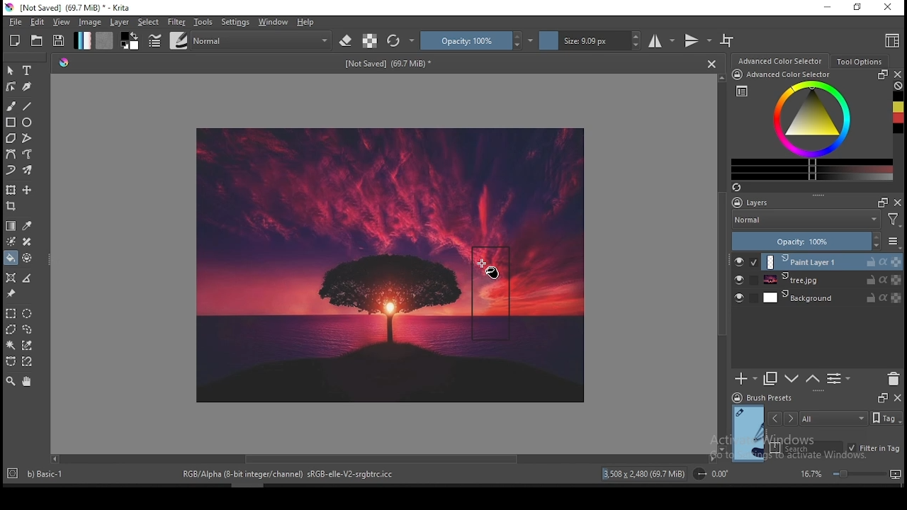 The image size is (907, 510). What do you see at coordinates (11, 154) in the screenshot?
I see `bezier curve tool` at bounding box center [11, 154].